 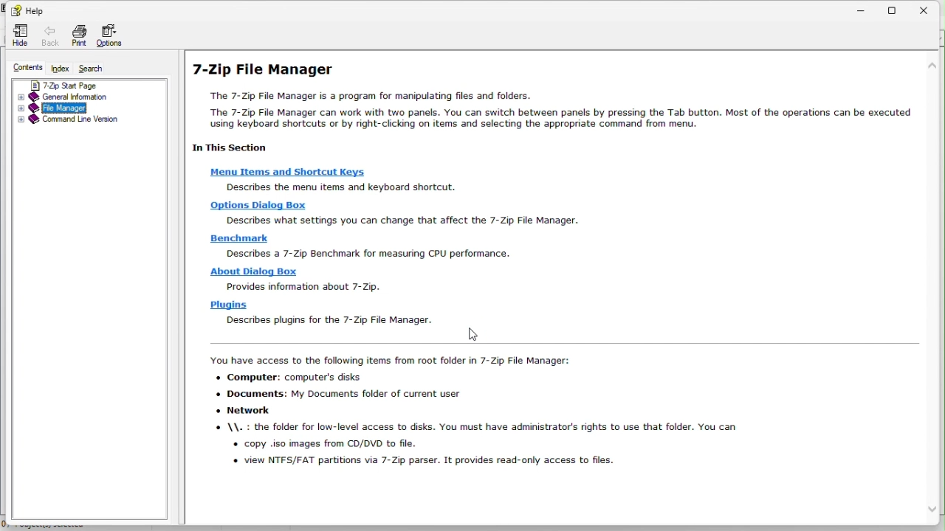 I want to click on Search bar, so click(x=95, y=70).